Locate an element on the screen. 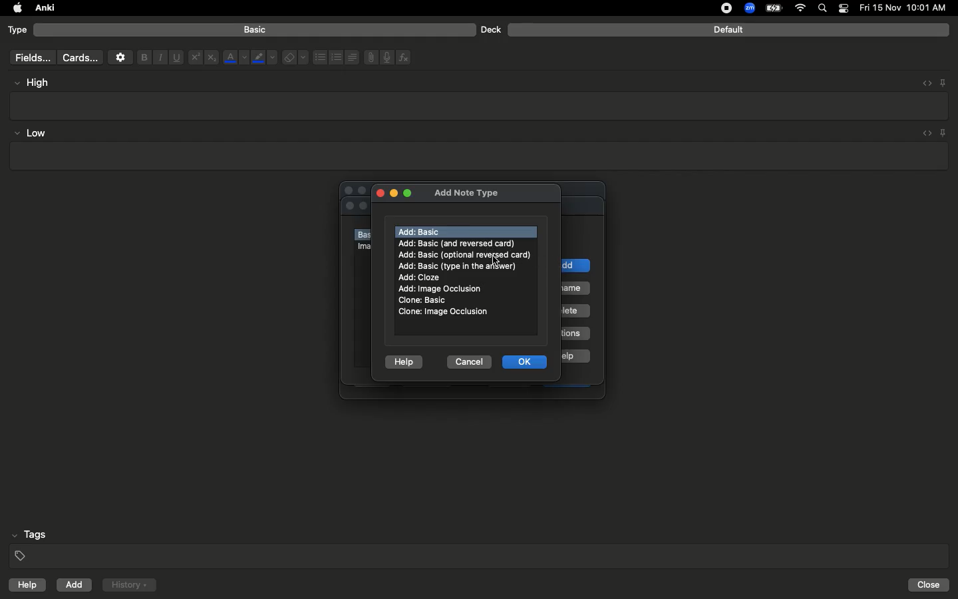 This screenshot has width=958, height=599. Internet is located at coordinates (802, 9).